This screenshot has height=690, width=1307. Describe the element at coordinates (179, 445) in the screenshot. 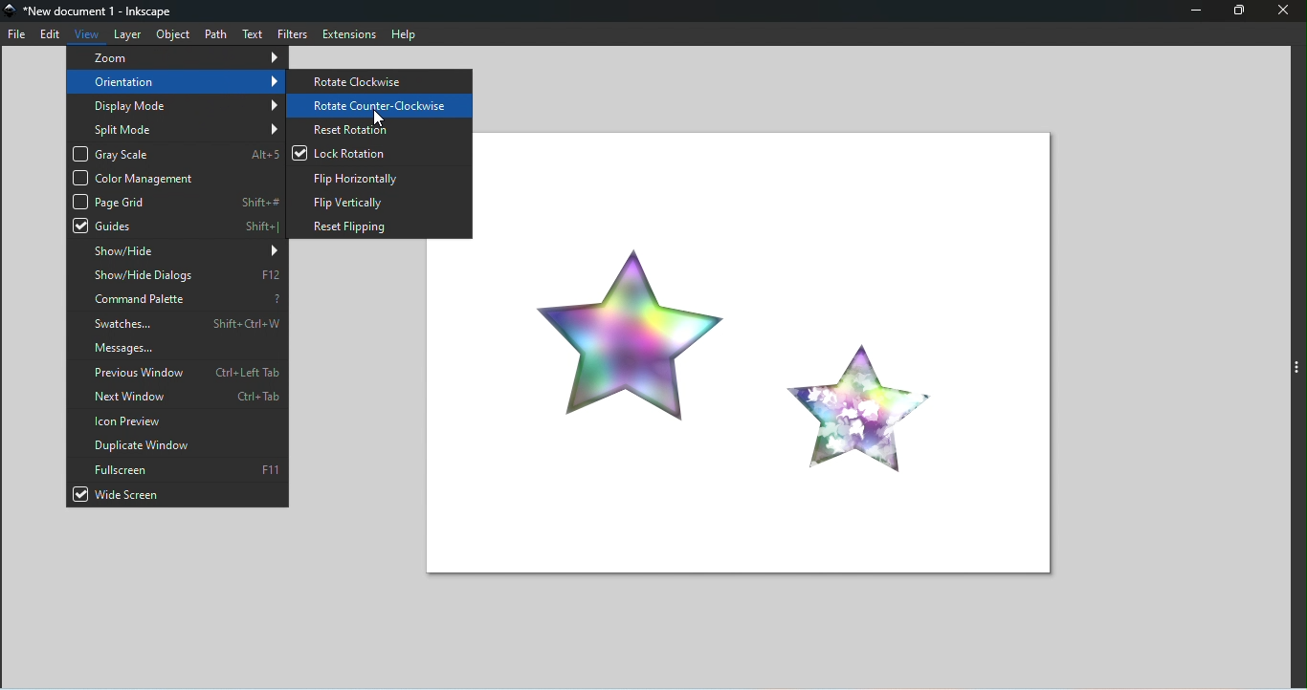

I see `Duplicate window` at that location.